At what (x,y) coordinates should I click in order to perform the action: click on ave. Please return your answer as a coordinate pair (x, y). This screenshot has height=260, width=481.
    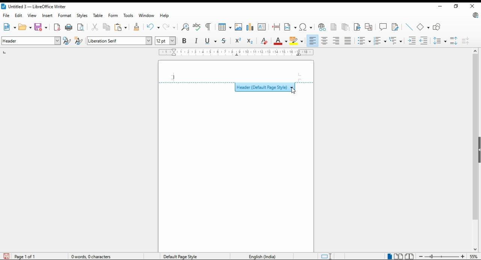
    Looking at the image, I should click on (42, 27).